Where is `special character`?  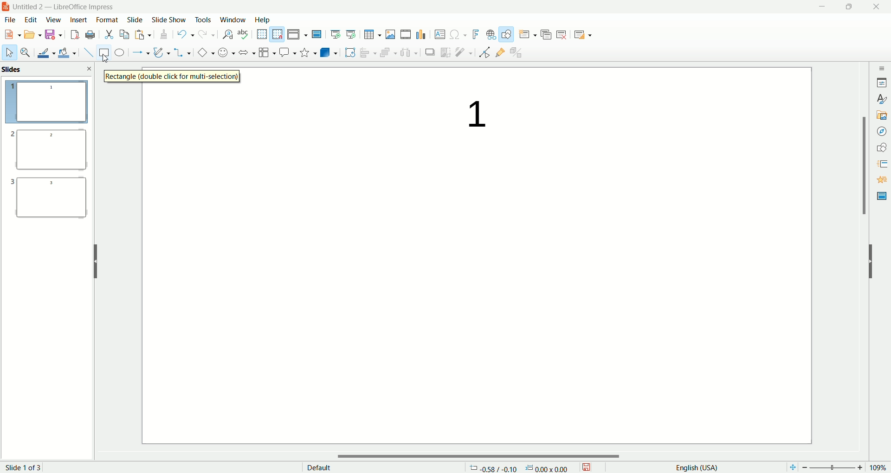
special character is located at coordinates (458, 35).